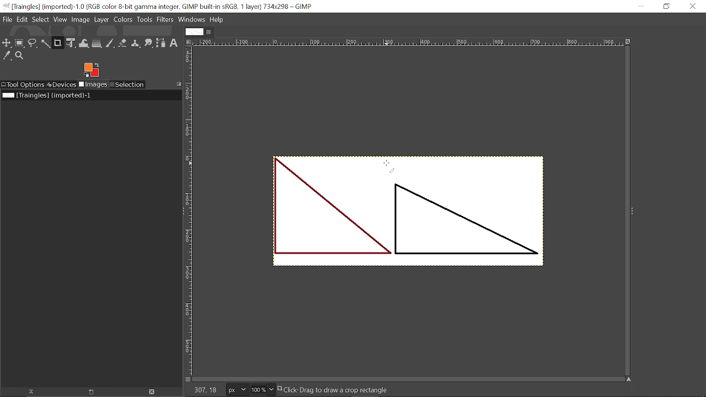 This screenshot has width=706, height=397. Describe the element at coordinates (187, 379) in the screenshot. I see `Quick view mask on/off` at that location.